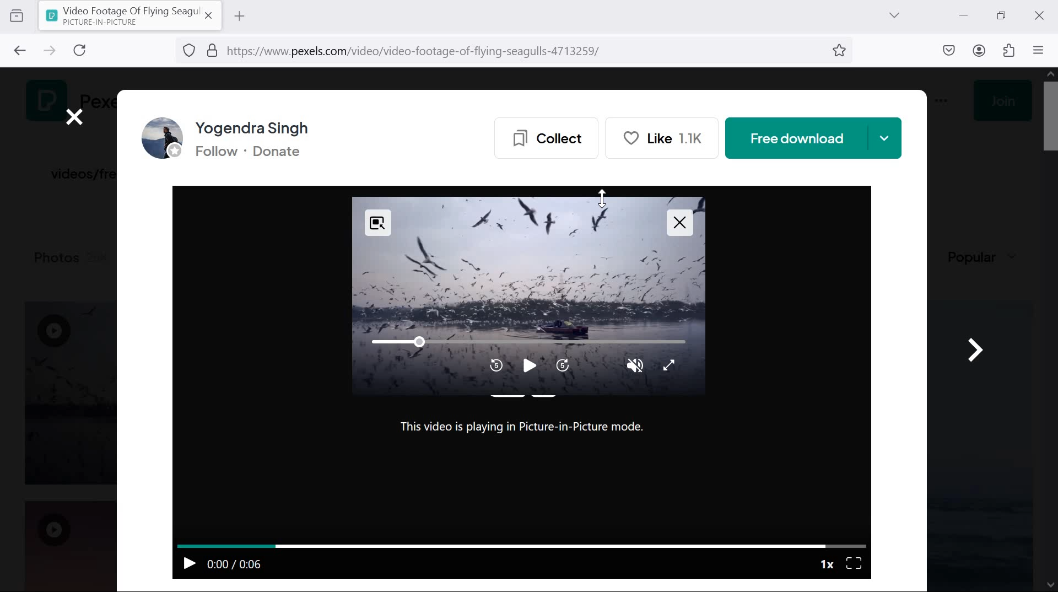  What do you see at coordinates (974, 346) in the screenshot?
I see `go next` at bounding box center [974, 346].